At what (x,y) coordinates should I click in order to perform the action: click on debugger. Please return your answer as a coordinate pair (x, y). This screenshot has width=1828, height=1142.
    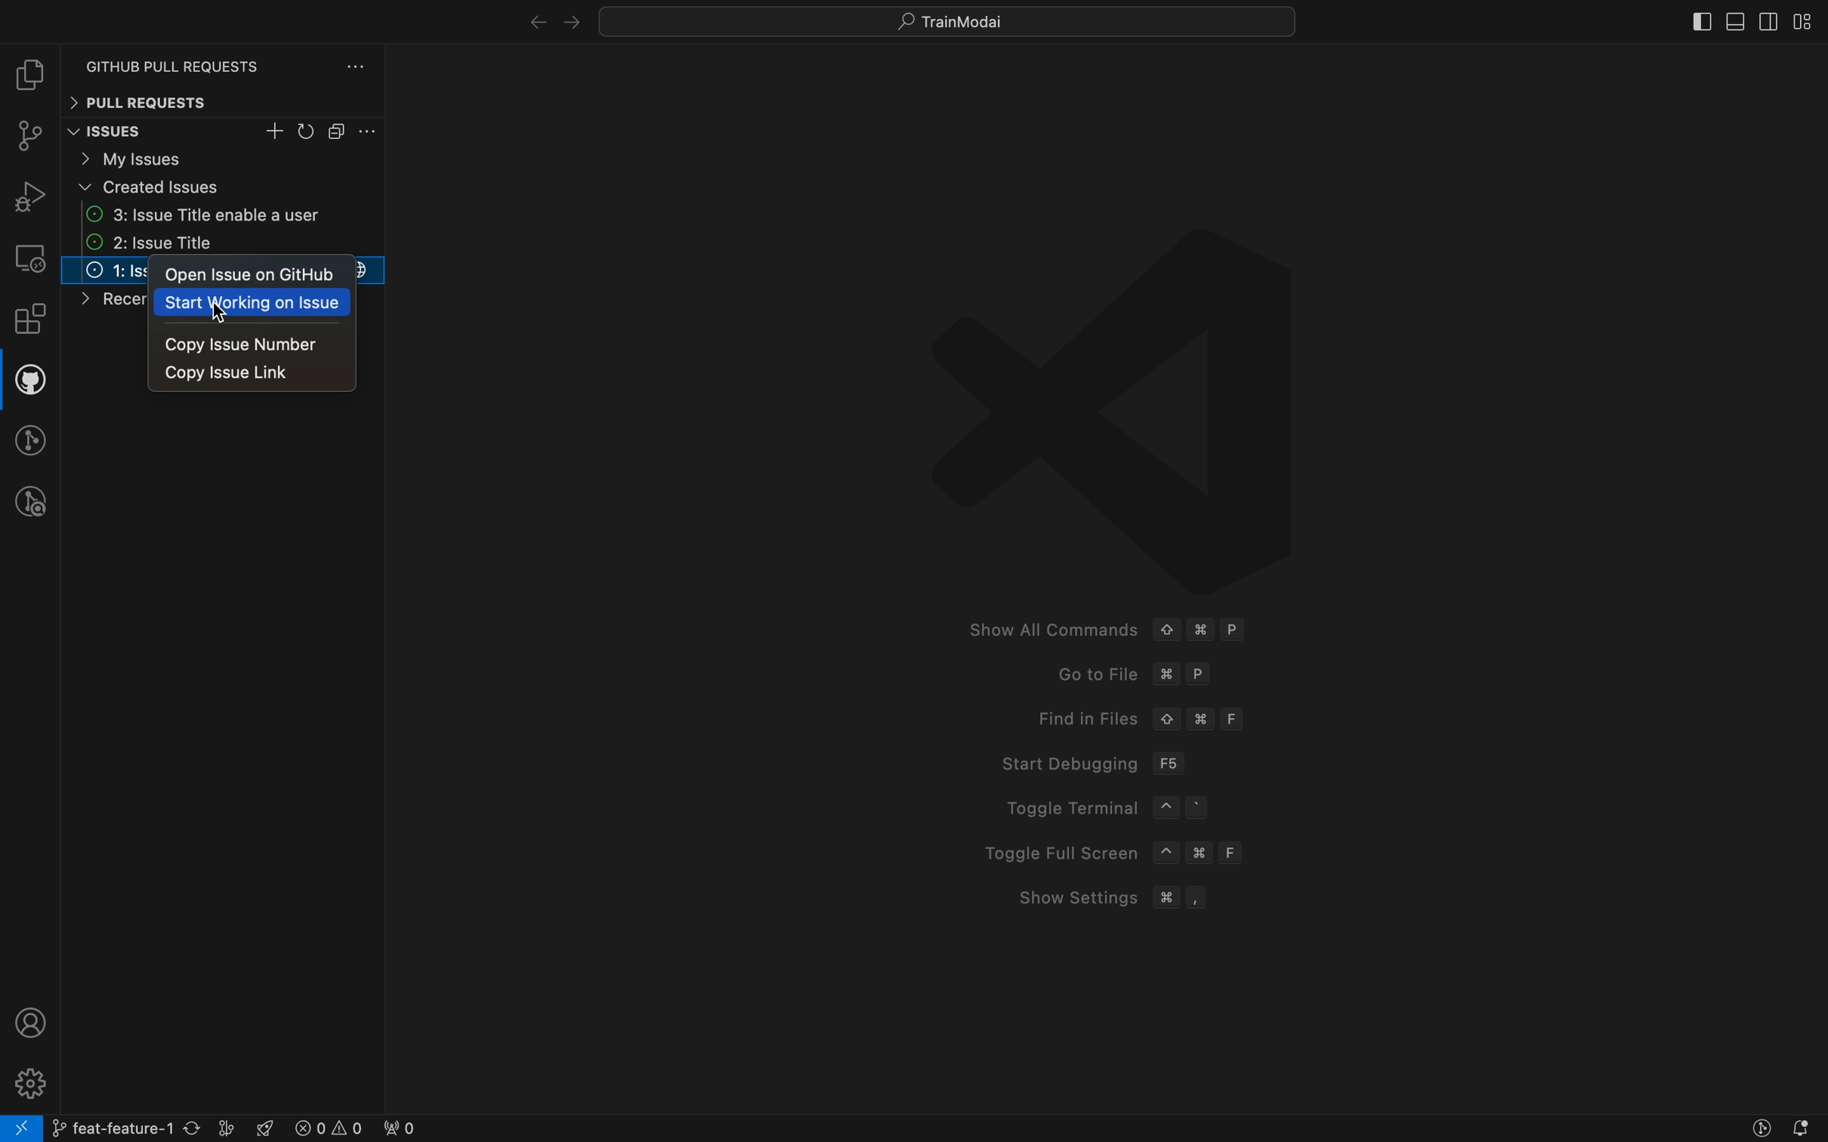
    Looking at the image, I should click on (29, 196).